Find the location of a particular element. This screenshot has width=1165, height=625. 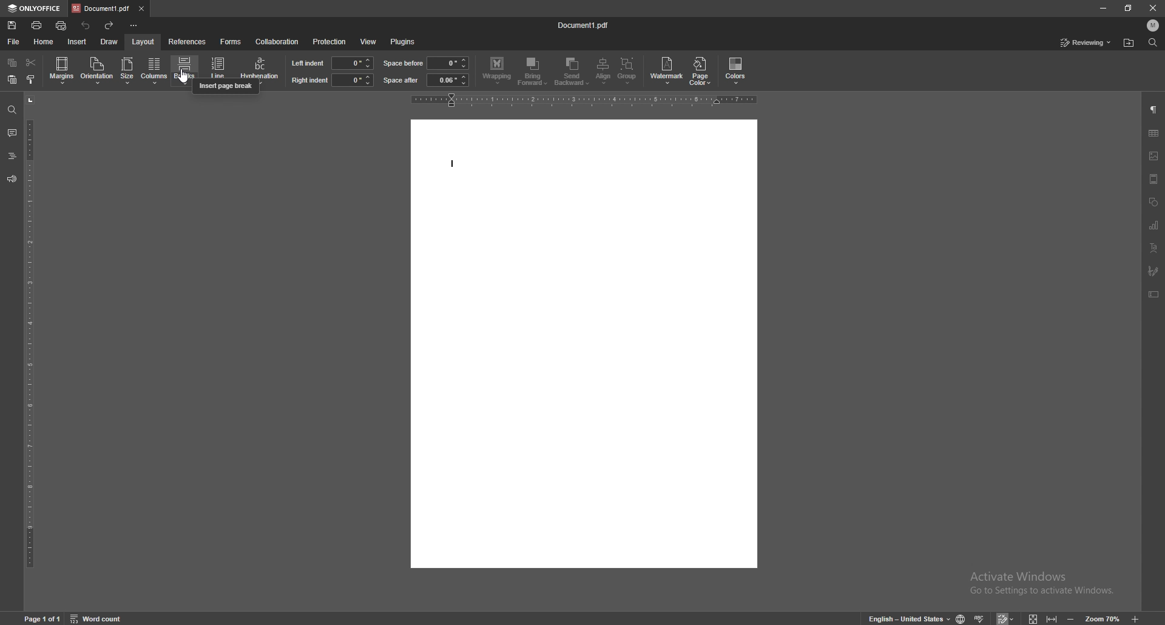

breaks is located at coordinates (185, 70).